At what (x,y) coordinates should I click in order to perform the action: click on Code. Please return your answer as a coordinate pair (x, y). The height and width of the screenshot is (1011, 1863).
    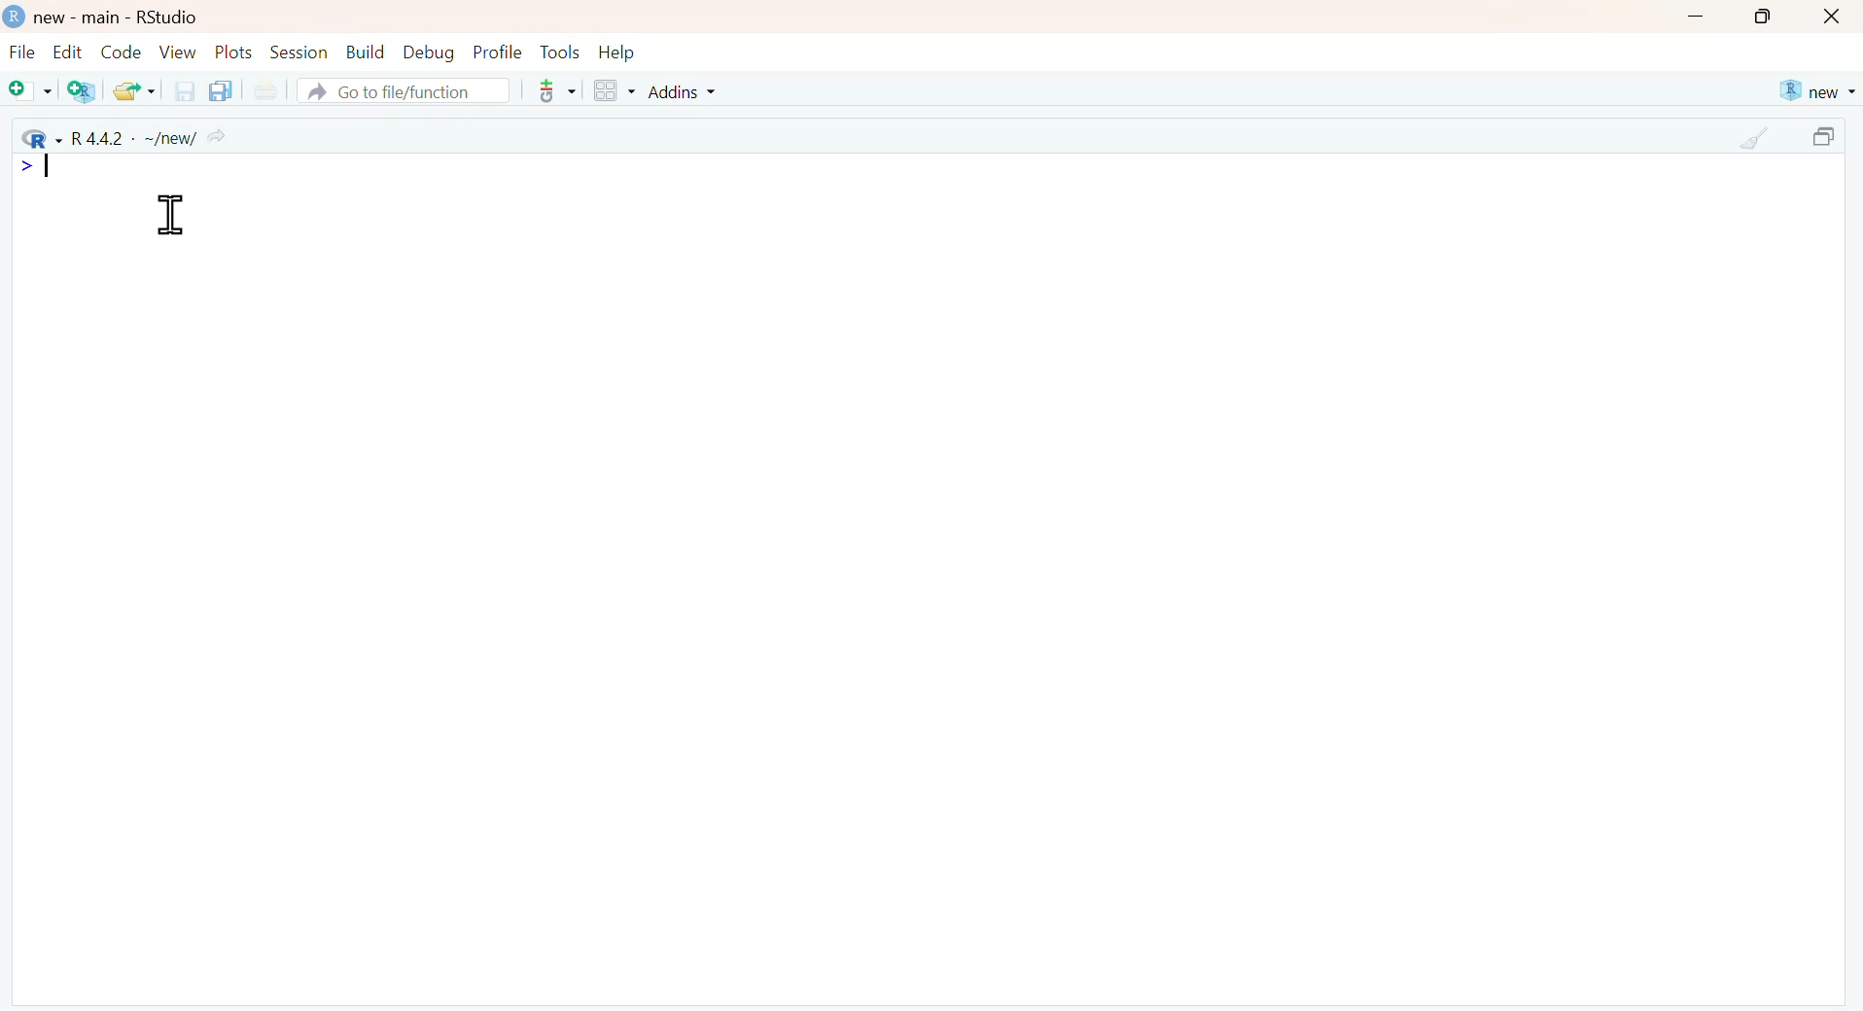
    Looking at the image, I should click on (119, 52).